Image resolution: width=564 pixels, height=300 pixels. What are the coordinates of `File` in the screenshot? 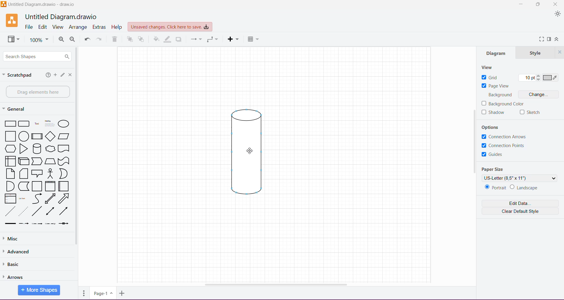 It's located at (29, 27).